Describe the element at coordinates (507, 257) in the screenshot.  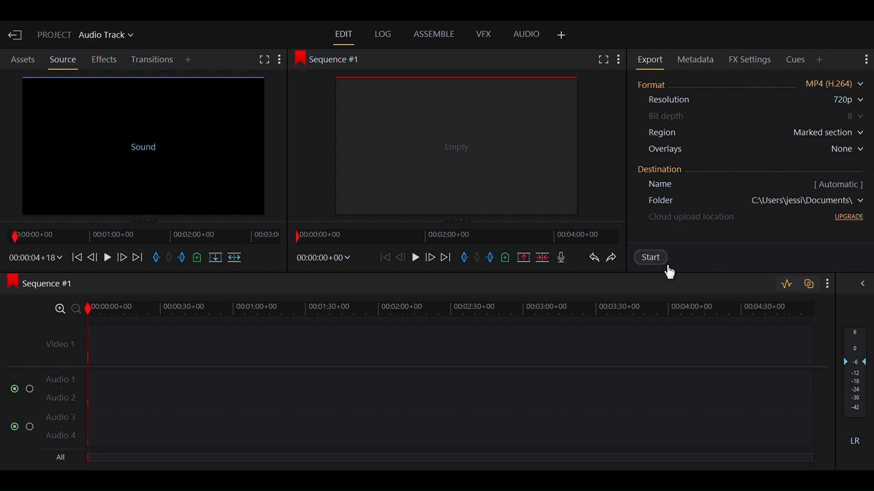
I see `Add a cue` at that location.